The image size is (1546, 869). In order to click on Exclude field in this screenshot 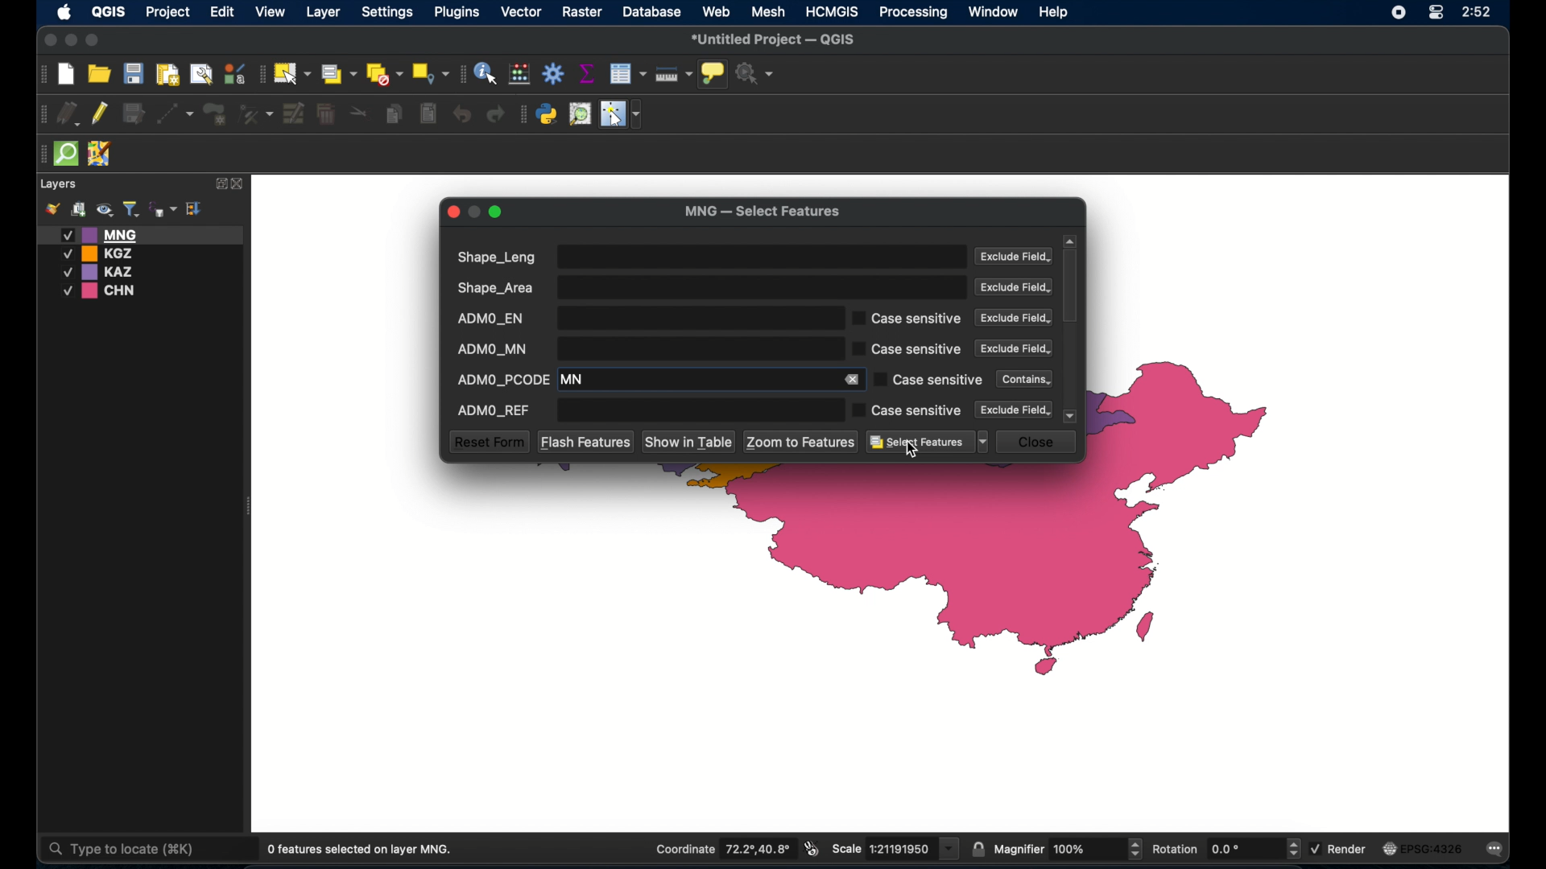, I will do `click(1012, 318)`.